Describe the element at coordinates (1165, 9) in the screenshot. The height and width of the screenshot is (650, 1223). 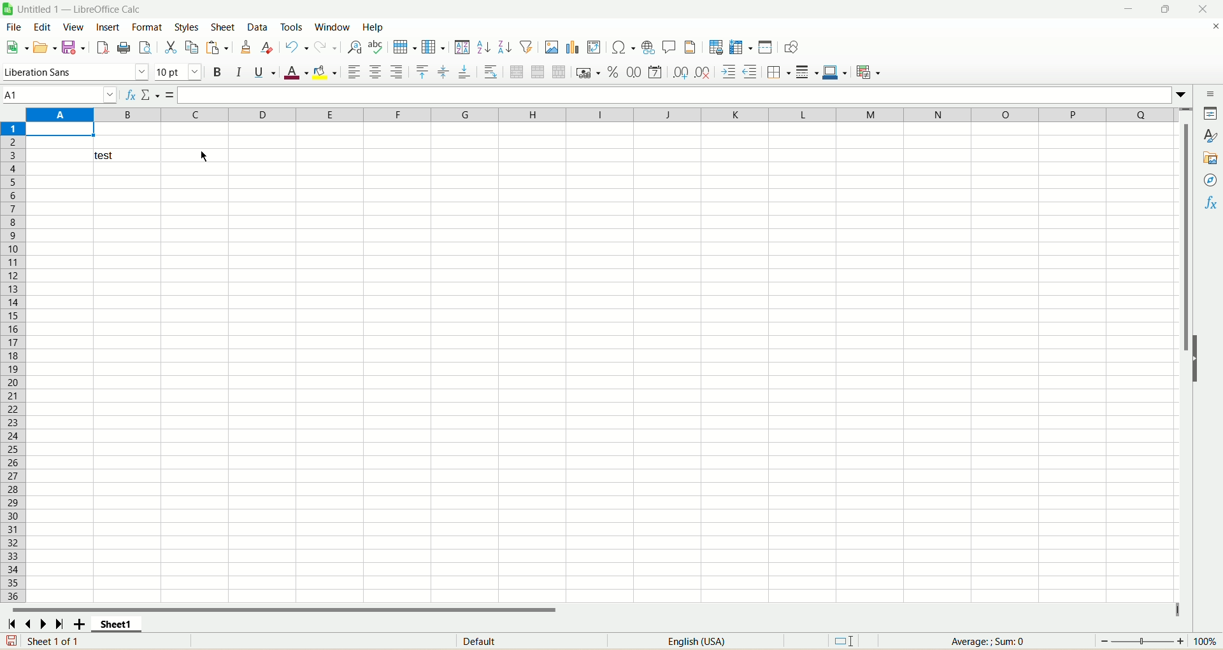
I see `maximize` at that location.